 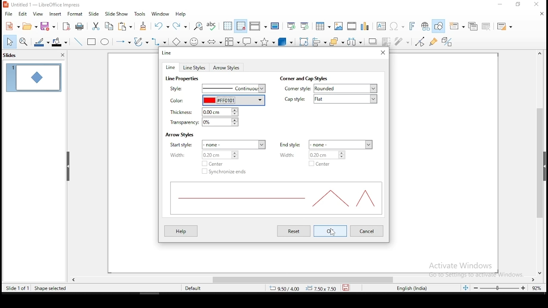 What do you see at coordinates (145, 27) in the screenshot?
I see `clone formatting` at bounding box center [145, 27].